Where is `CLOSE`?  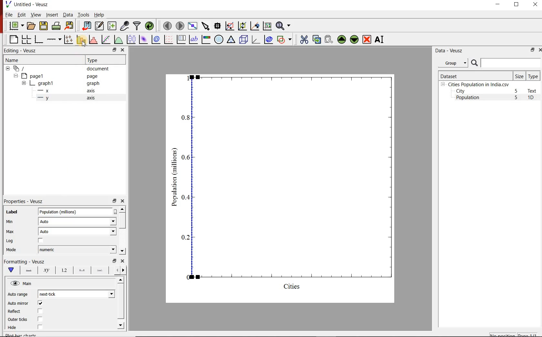
CLOSE is located at coordinates (535, 5).